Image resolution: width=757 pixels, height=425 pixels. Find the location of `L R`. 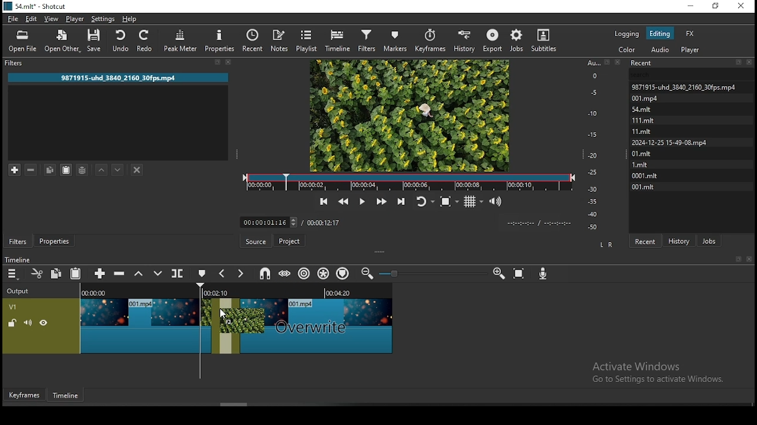

L R is located at coordinates (607, 246).